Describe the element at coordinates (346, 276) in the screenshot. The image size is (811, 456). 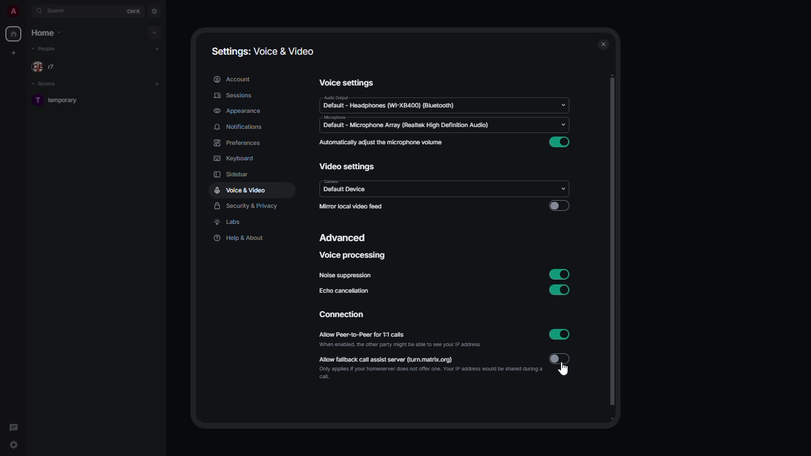
I see `noise suppression` at that location.